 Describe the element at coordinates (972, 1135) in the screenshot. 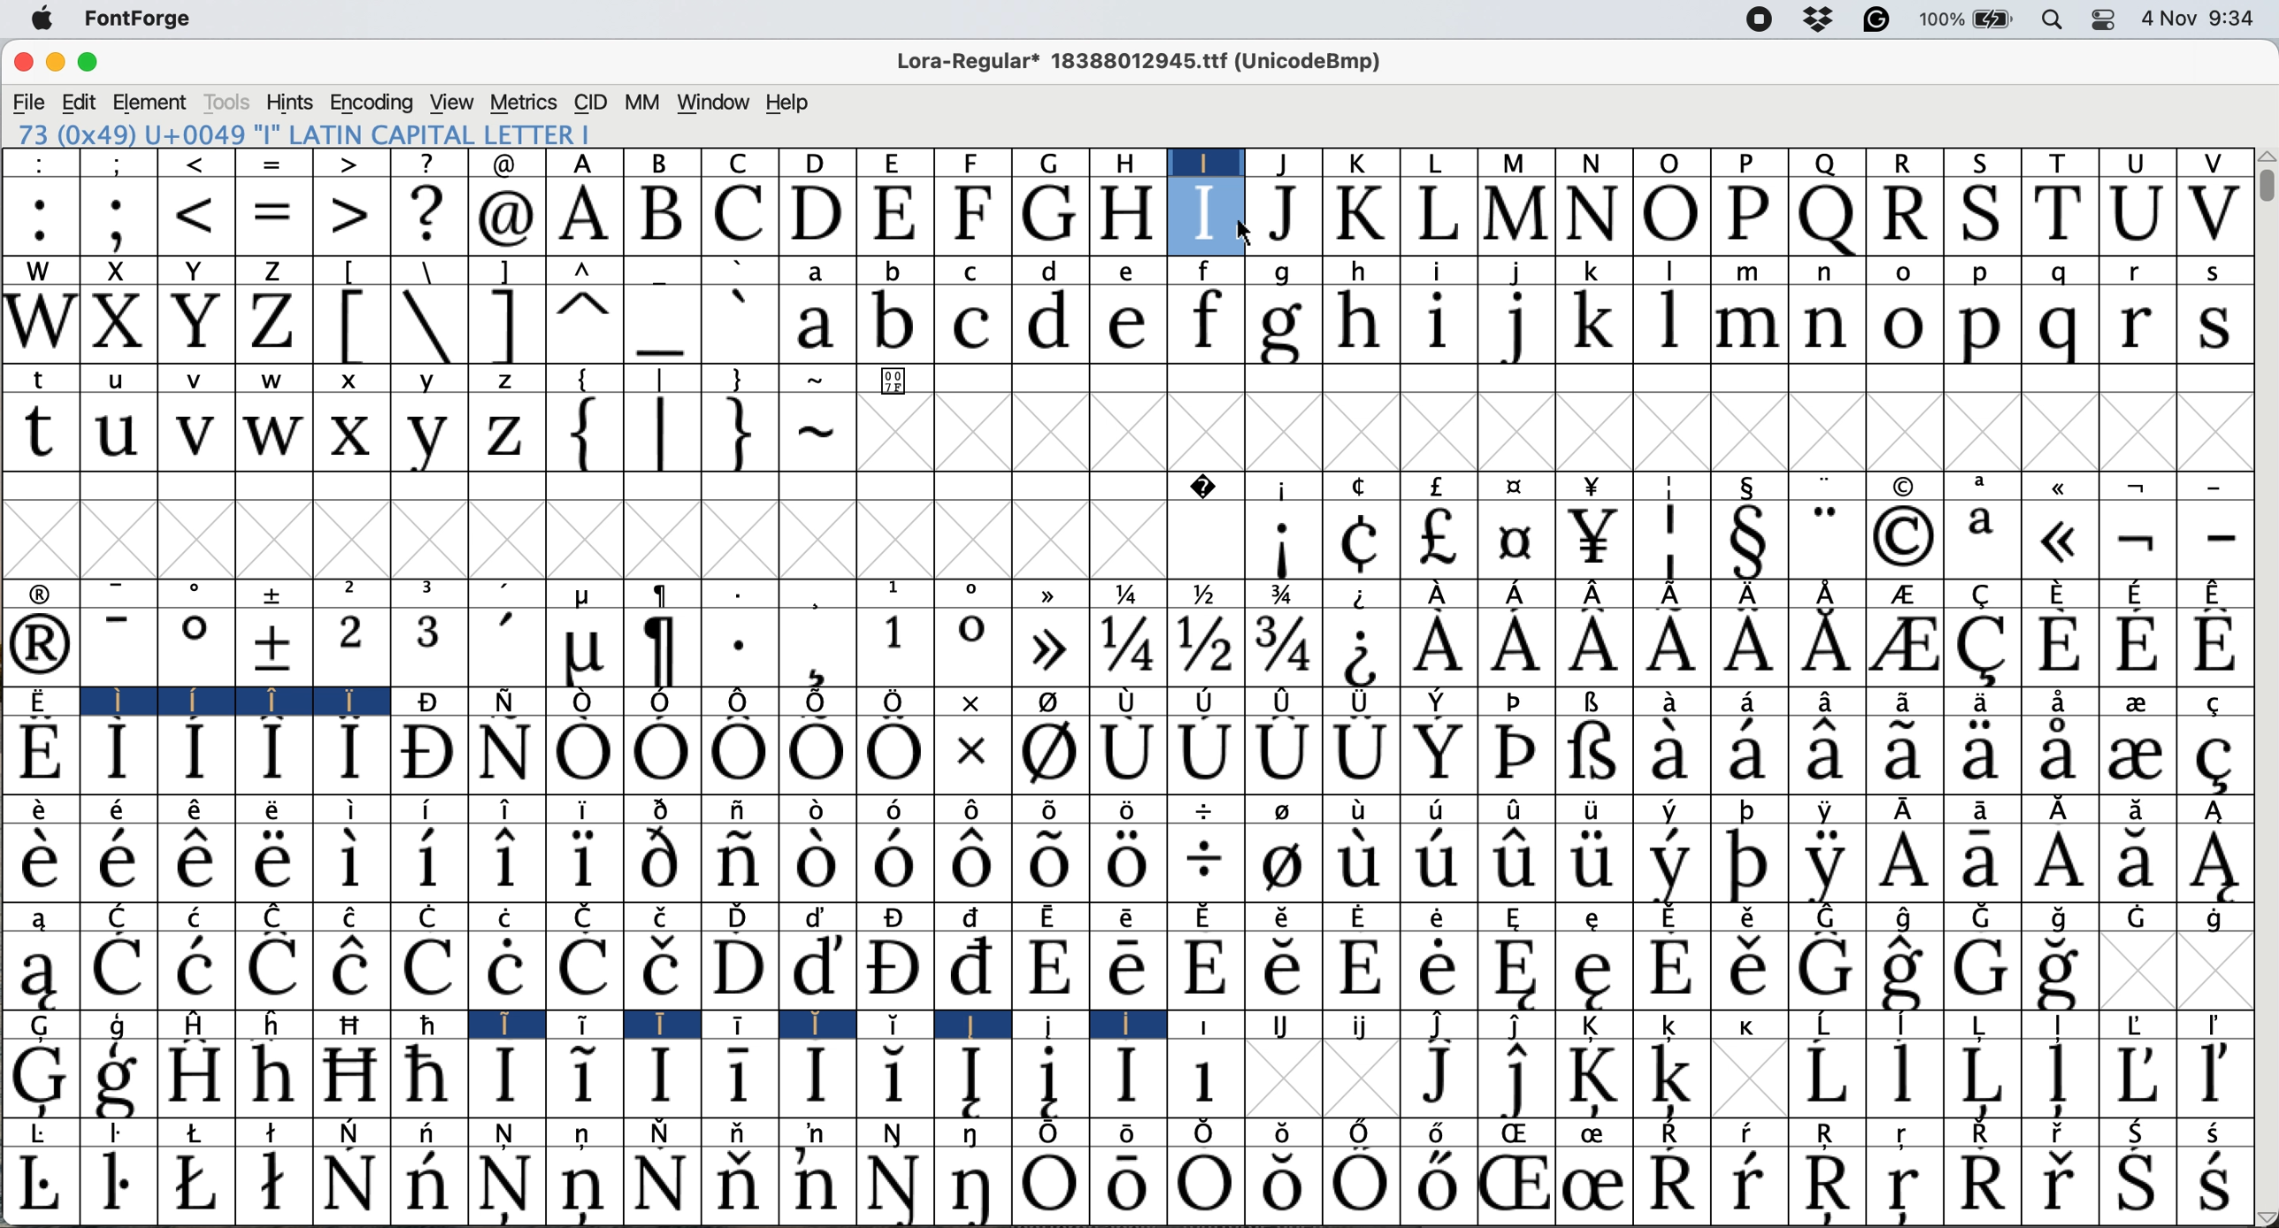

I see `Symbol` at that location.